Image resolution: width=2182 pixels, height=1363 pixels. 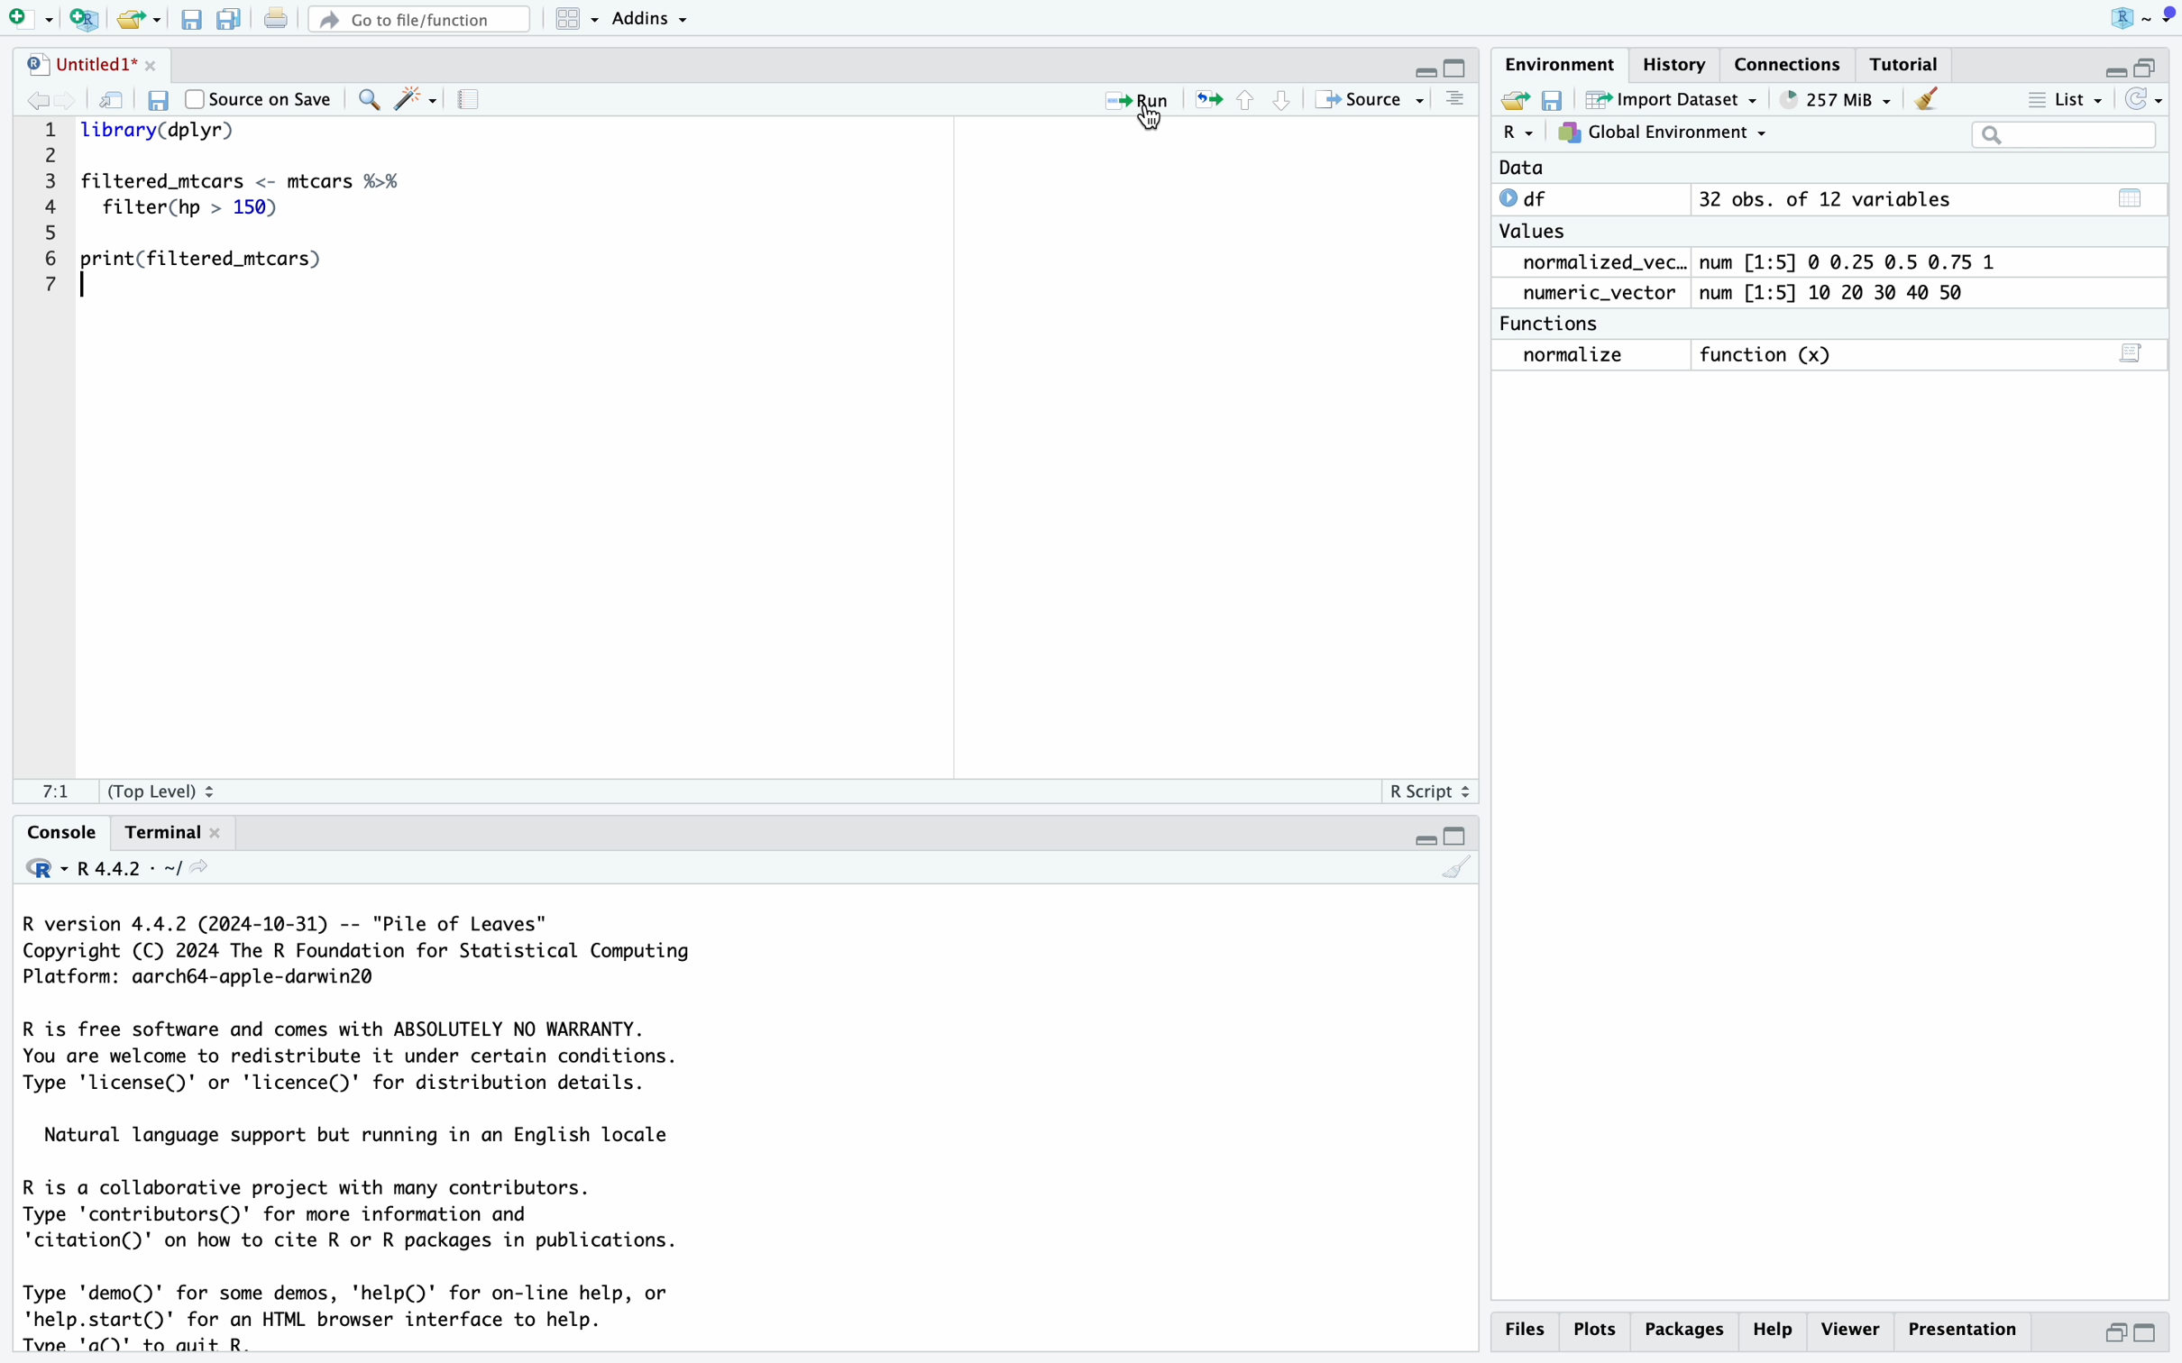 What do you see at coordinates (2148, 68) in the screenshot?
I see `maximize` at bounding box center [2148, 68].